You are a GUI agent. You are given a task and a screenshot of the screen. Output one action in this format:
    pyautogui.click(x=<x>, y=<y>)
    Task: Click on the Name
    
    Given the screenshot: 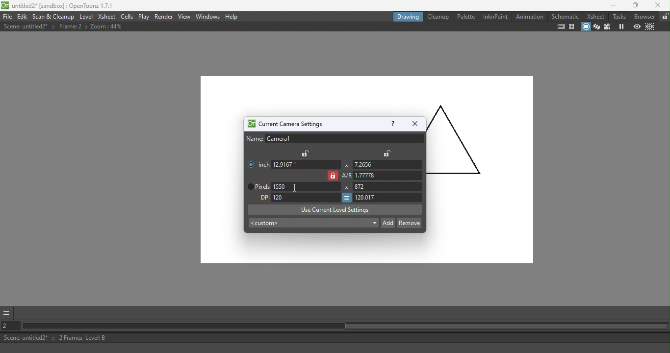 What is the action you would take?
    pyautogui.click(x=335, y=139)
    